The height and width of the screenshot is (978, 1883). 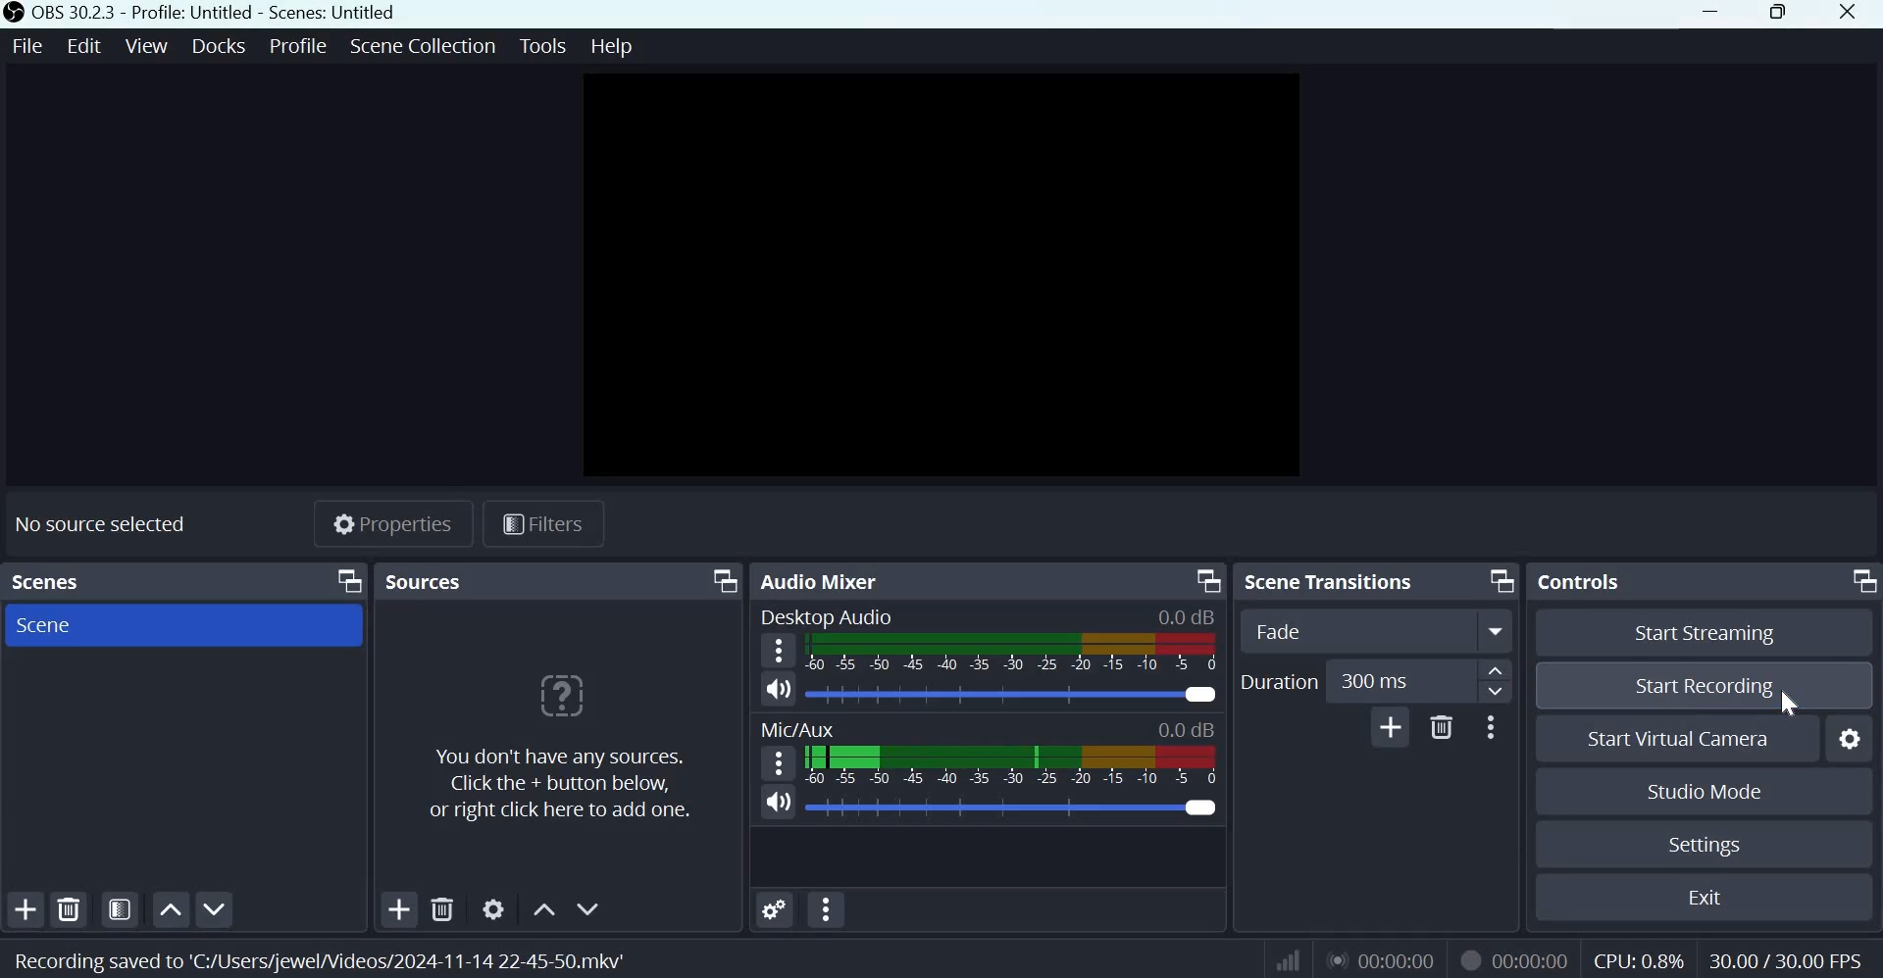 I want to click on View, so click(x=148, y=45).